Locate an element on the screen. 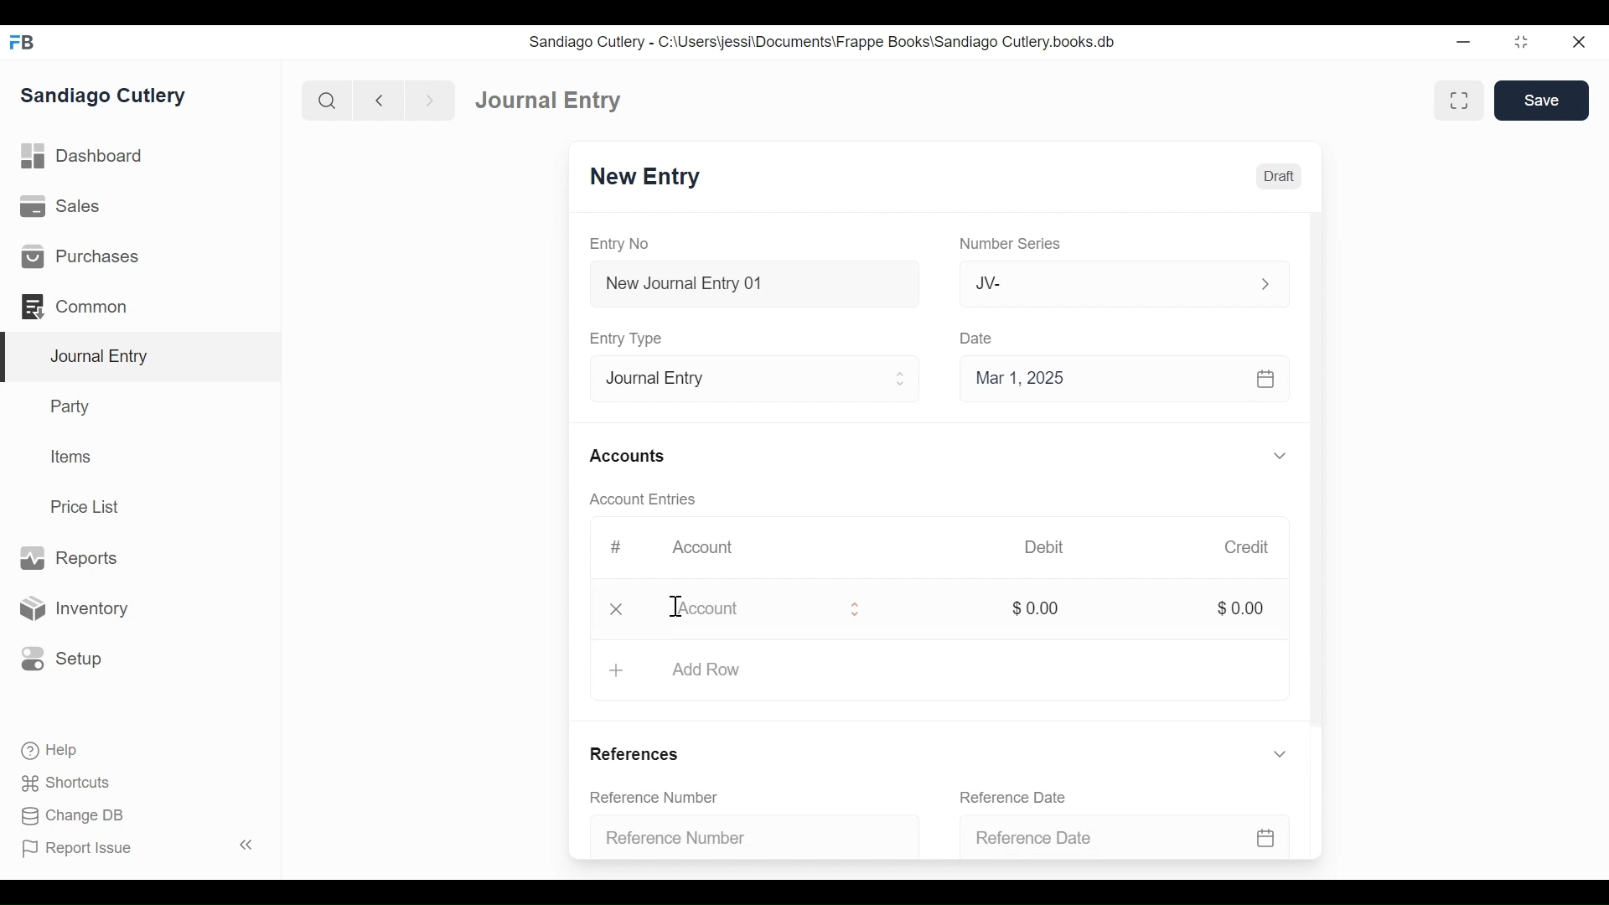  Dashboard is located at coordinates (542, 98).